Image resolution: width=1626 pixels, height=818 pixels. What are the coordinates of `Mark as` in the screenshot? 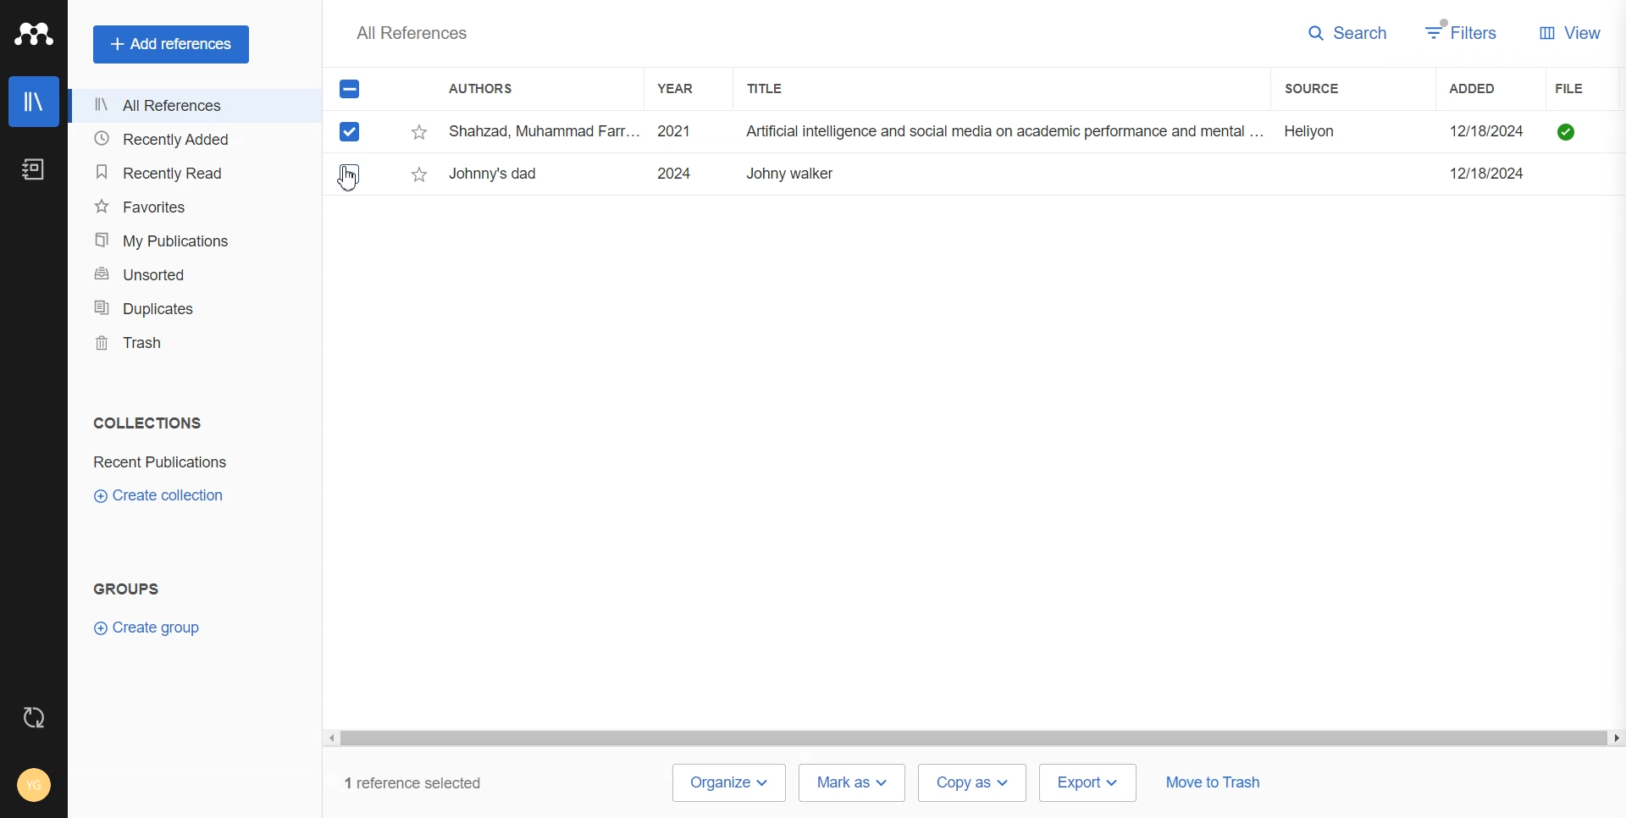 It's located at (852, 782).